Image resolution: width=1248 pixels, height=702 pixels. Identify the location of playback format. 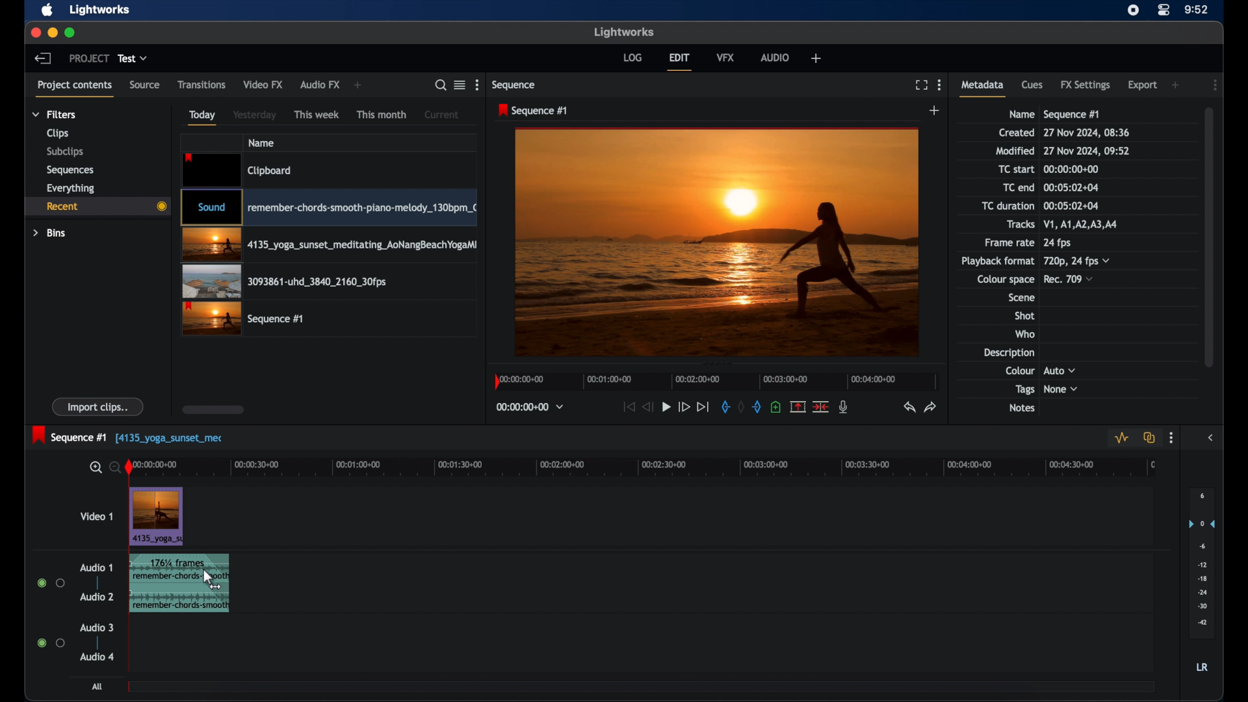
(997, 261).